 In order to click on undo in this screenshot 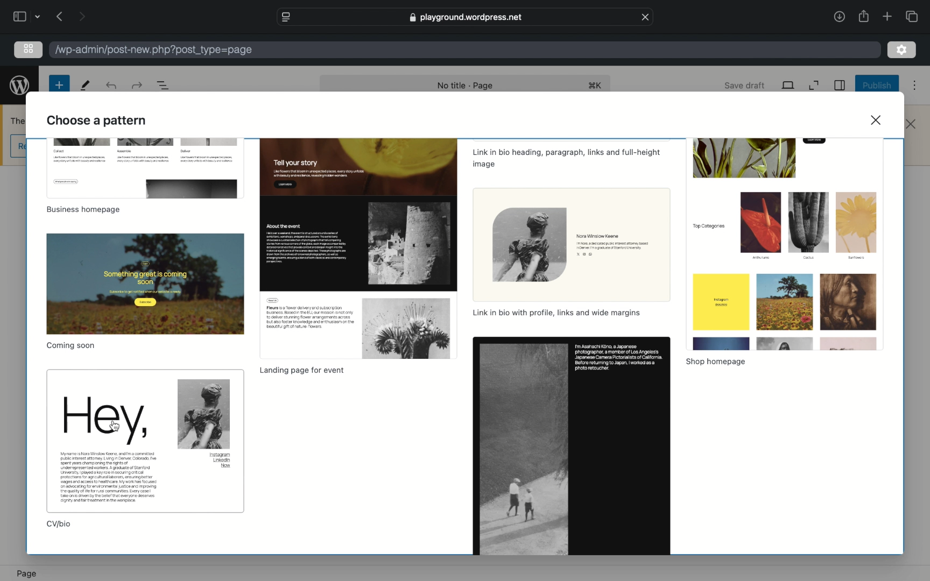, I will do `click(136, 85)`.